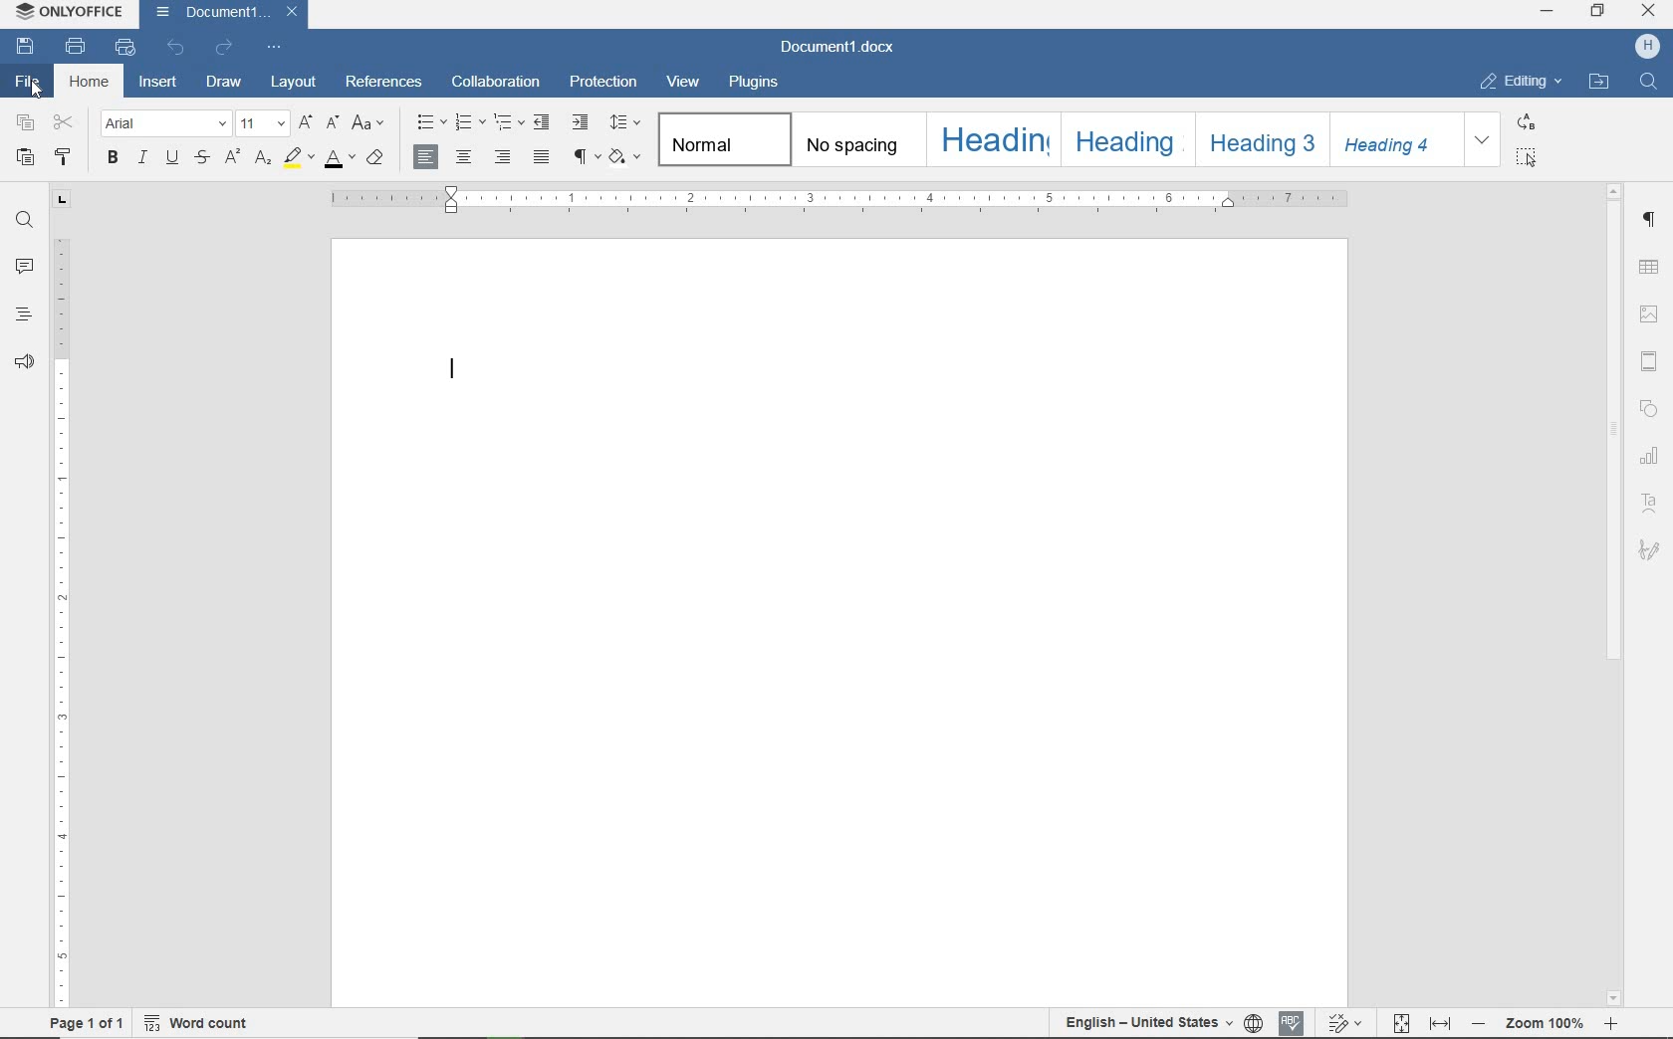 This screenshot has width=1673, height=1039. I want to click on subscript, so click(263, 159).